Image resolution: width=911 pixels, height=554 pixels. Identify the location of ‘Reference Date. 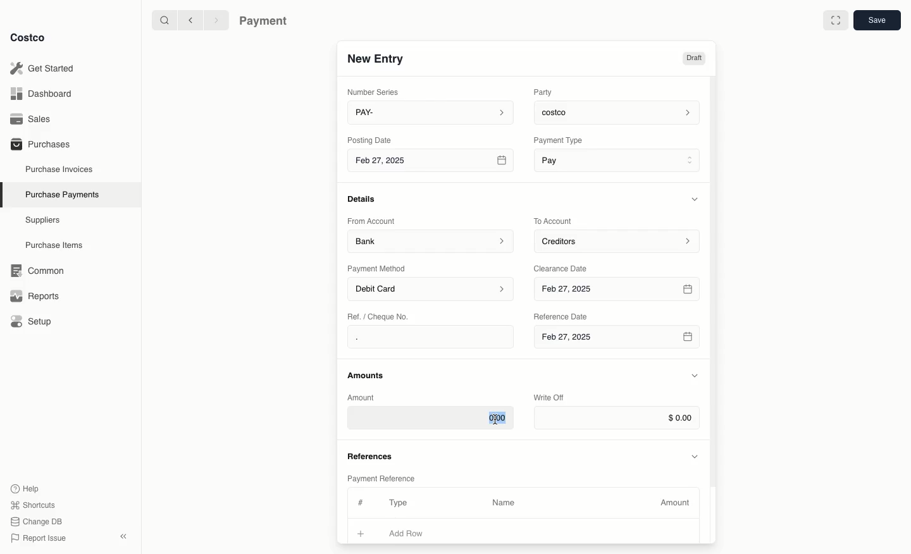
(562, 316).